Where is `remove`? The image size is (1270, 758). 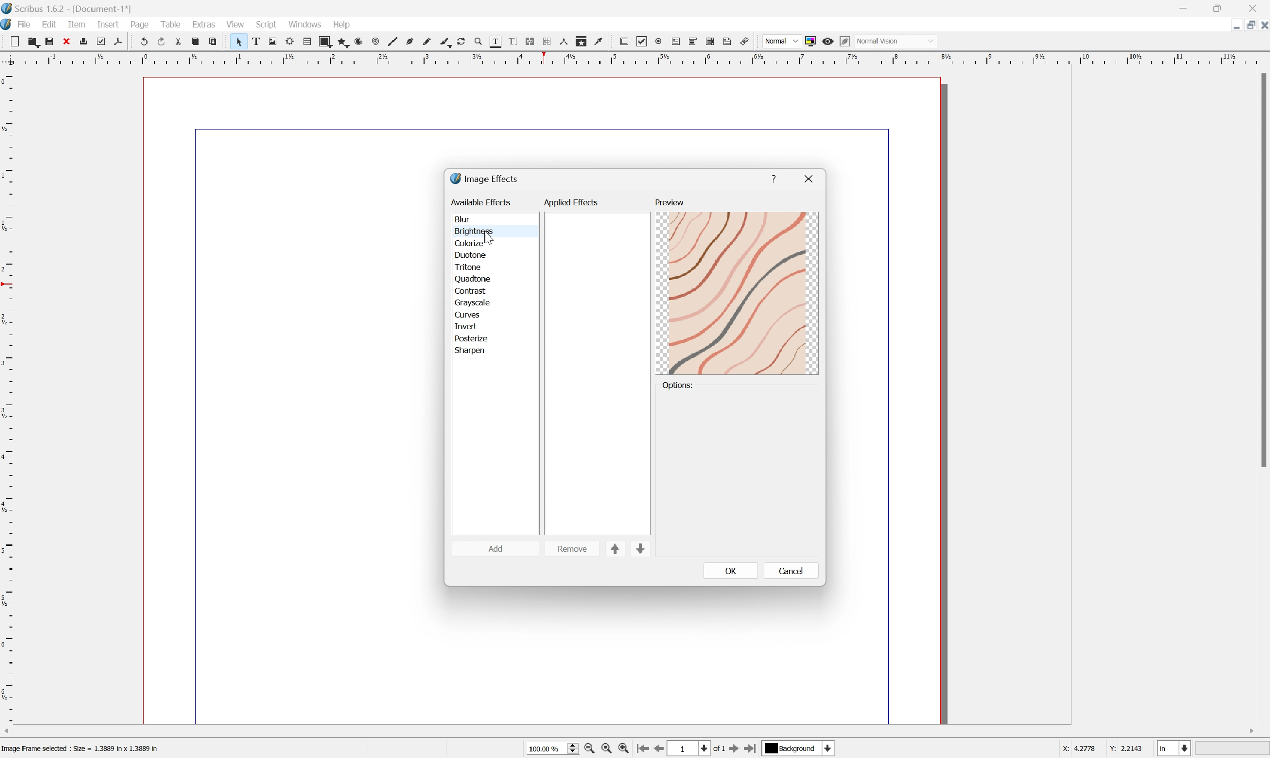
remove is located at coordinates (573, 548).